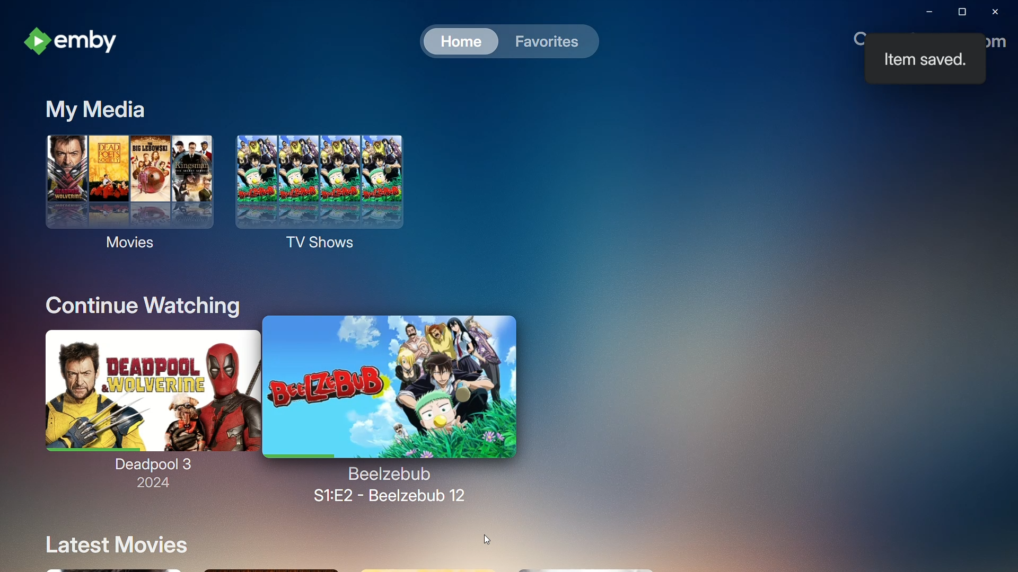 This screenshot has width=1018, height=572. I want to click on Movies, so click(125, 197).